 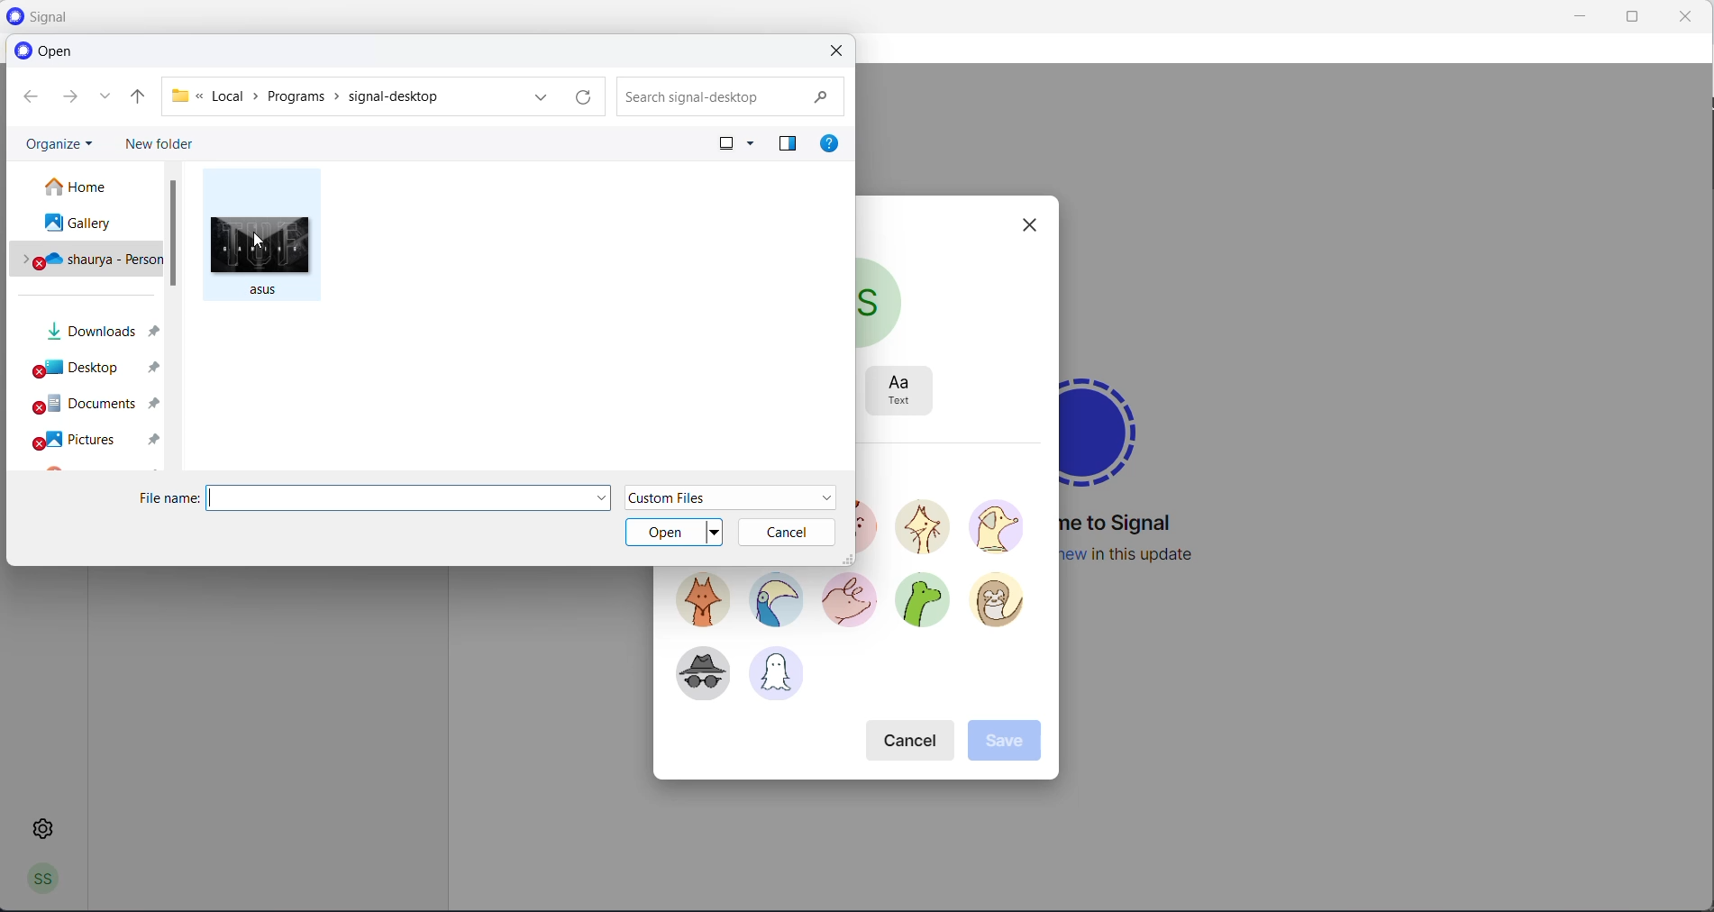 What do you see at coordinates (1007, 742) in the screenshot?
I see `save` at bounding box center [1007, 742].